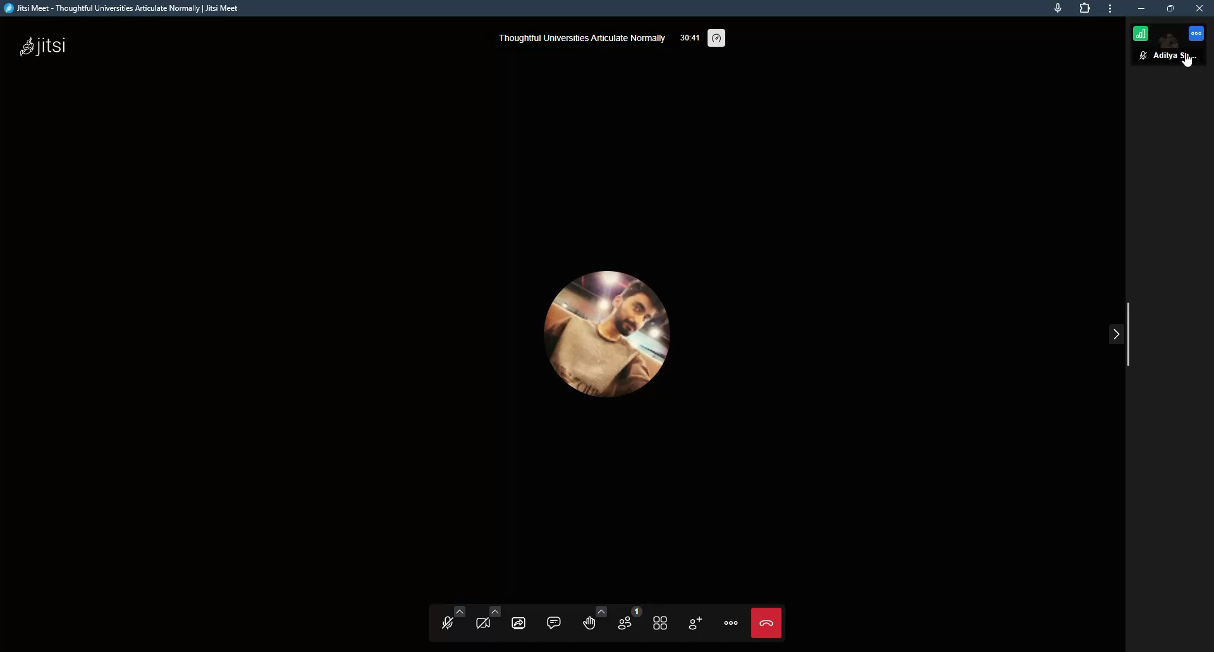 The image size is (1214, 652). Describe the element at coordinates (1199, 9) in the screenshot. I see `close` at that location.